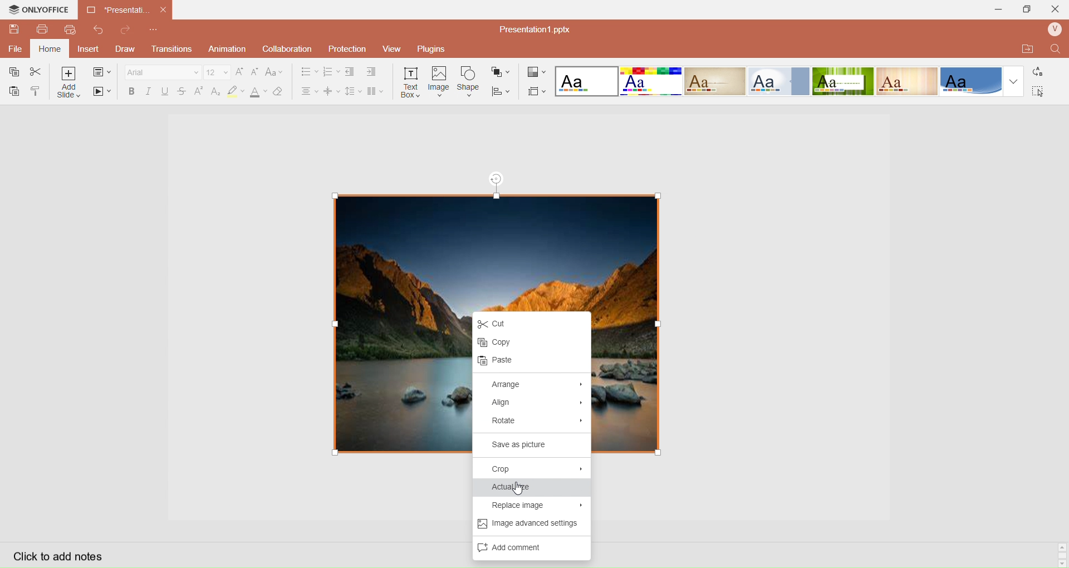 This screenshot has height=568, width=1069. What do you see at coordinates (408, 82) in the screenshot?
I see `Insert Text Box` at bounding box center [408, 82].